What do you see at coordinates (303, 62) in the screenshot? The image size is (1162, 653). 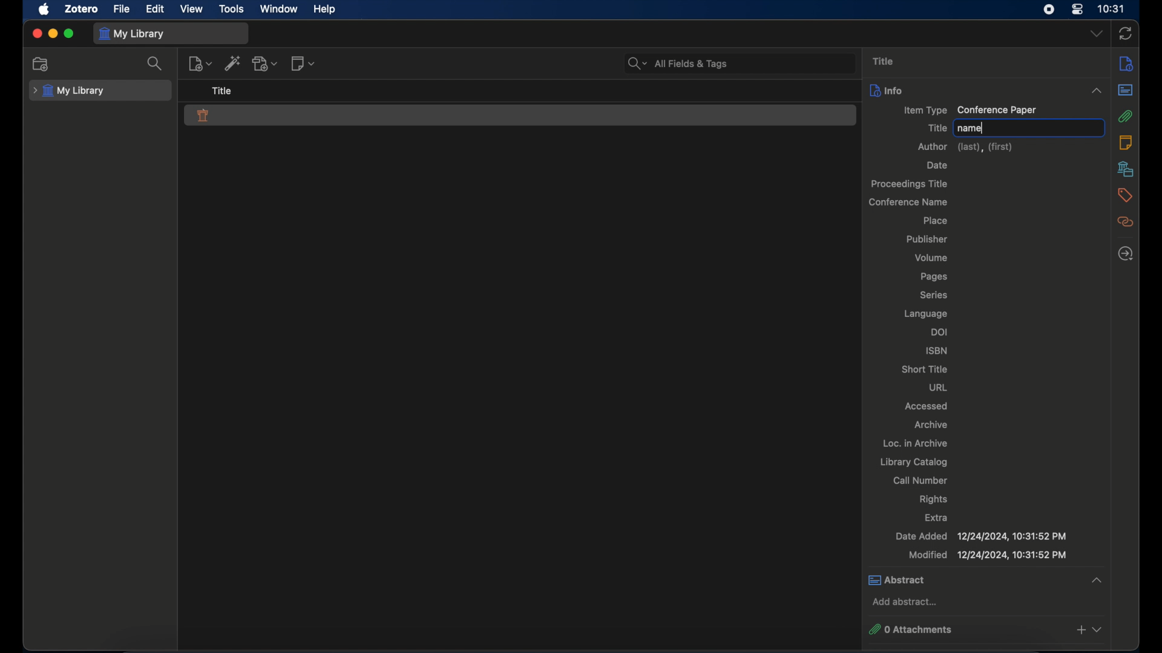 I see `new notes` at bounding box center [303, 62].